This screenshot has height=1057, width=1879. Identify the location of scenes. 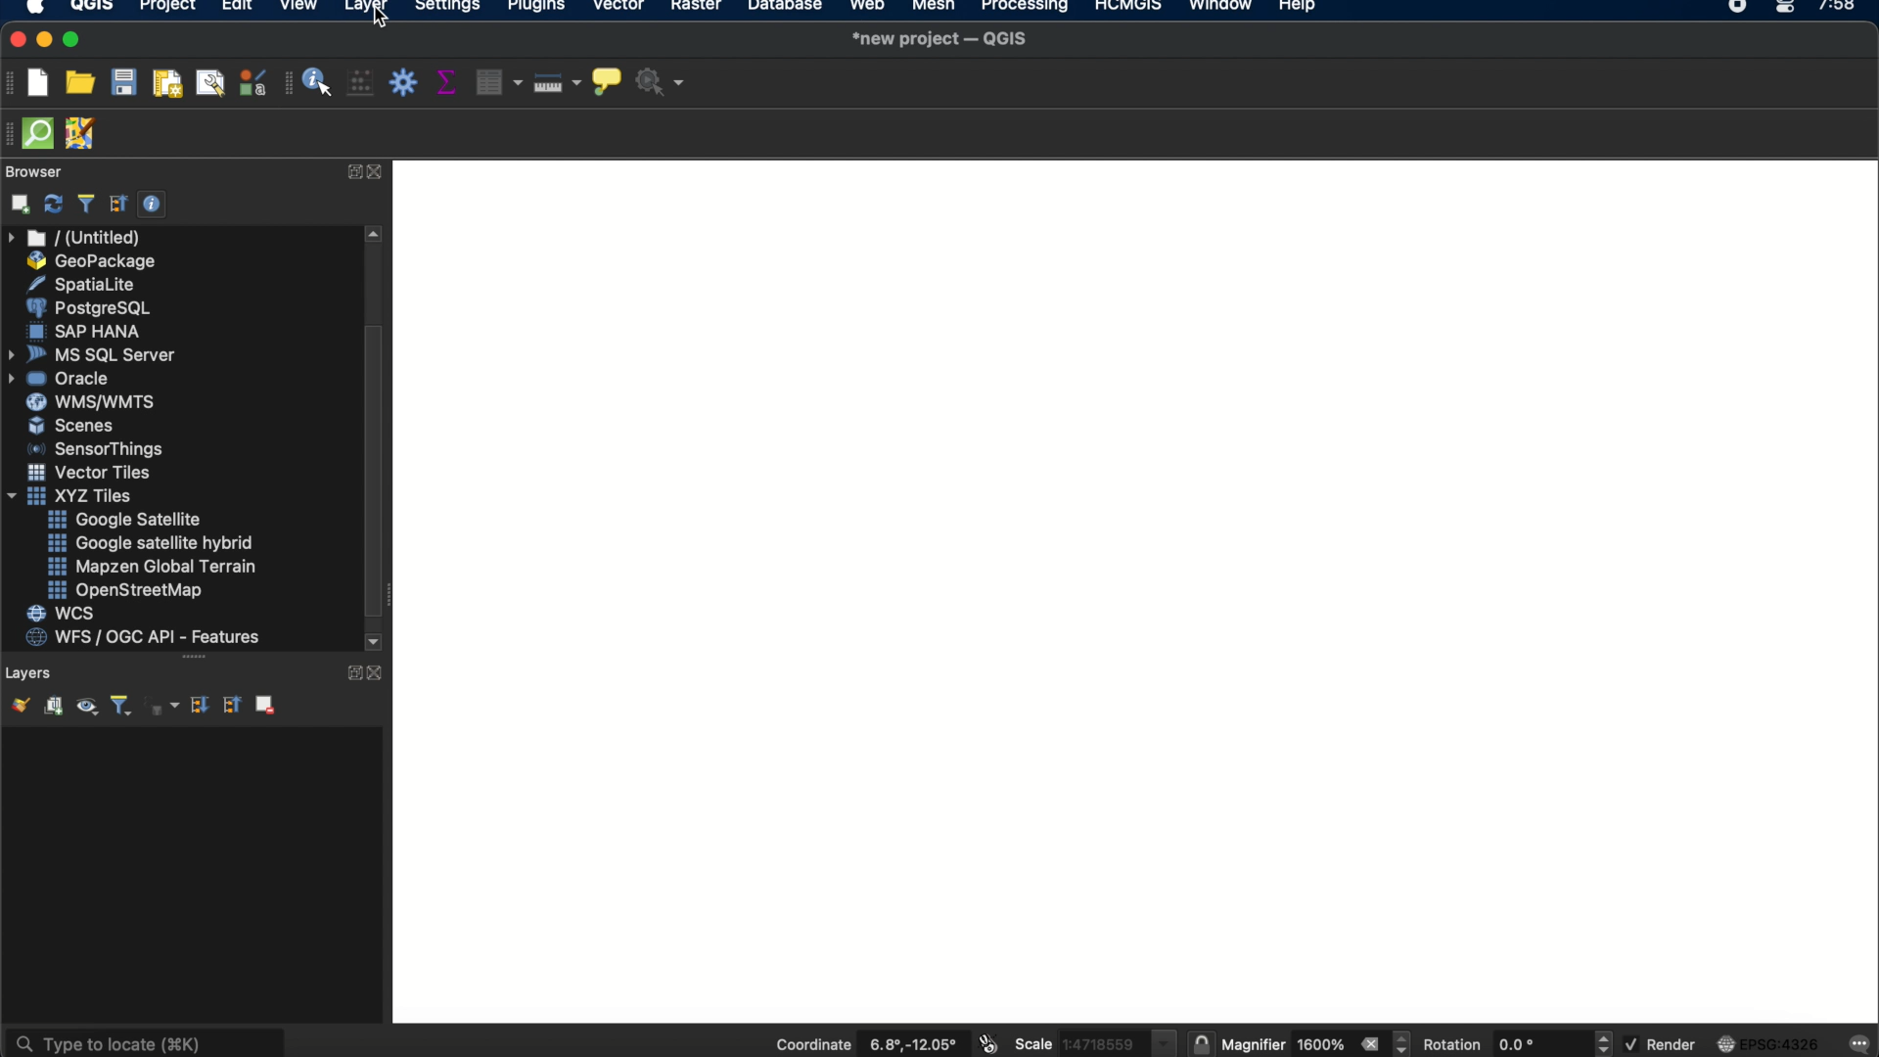
(72, 425).